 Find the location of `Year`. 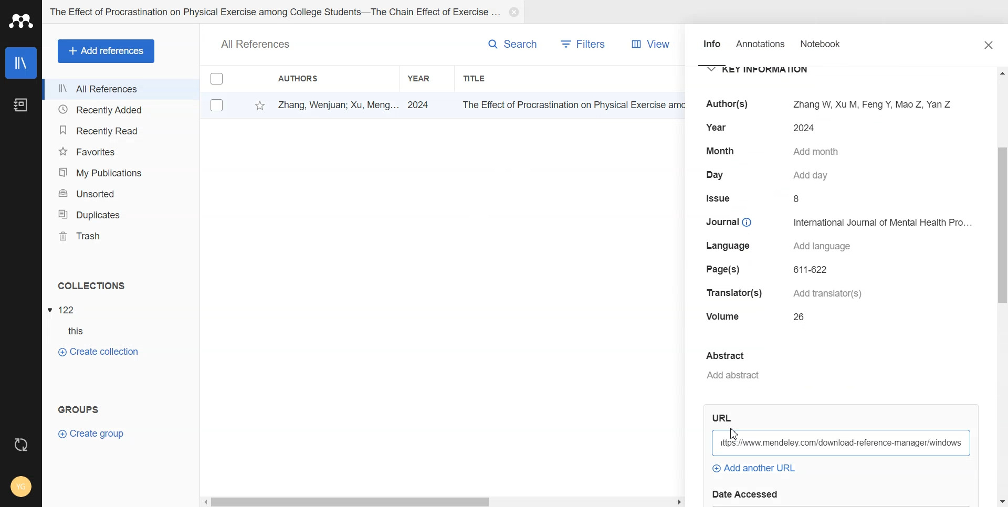

Year is located at coordinates (427, 78).